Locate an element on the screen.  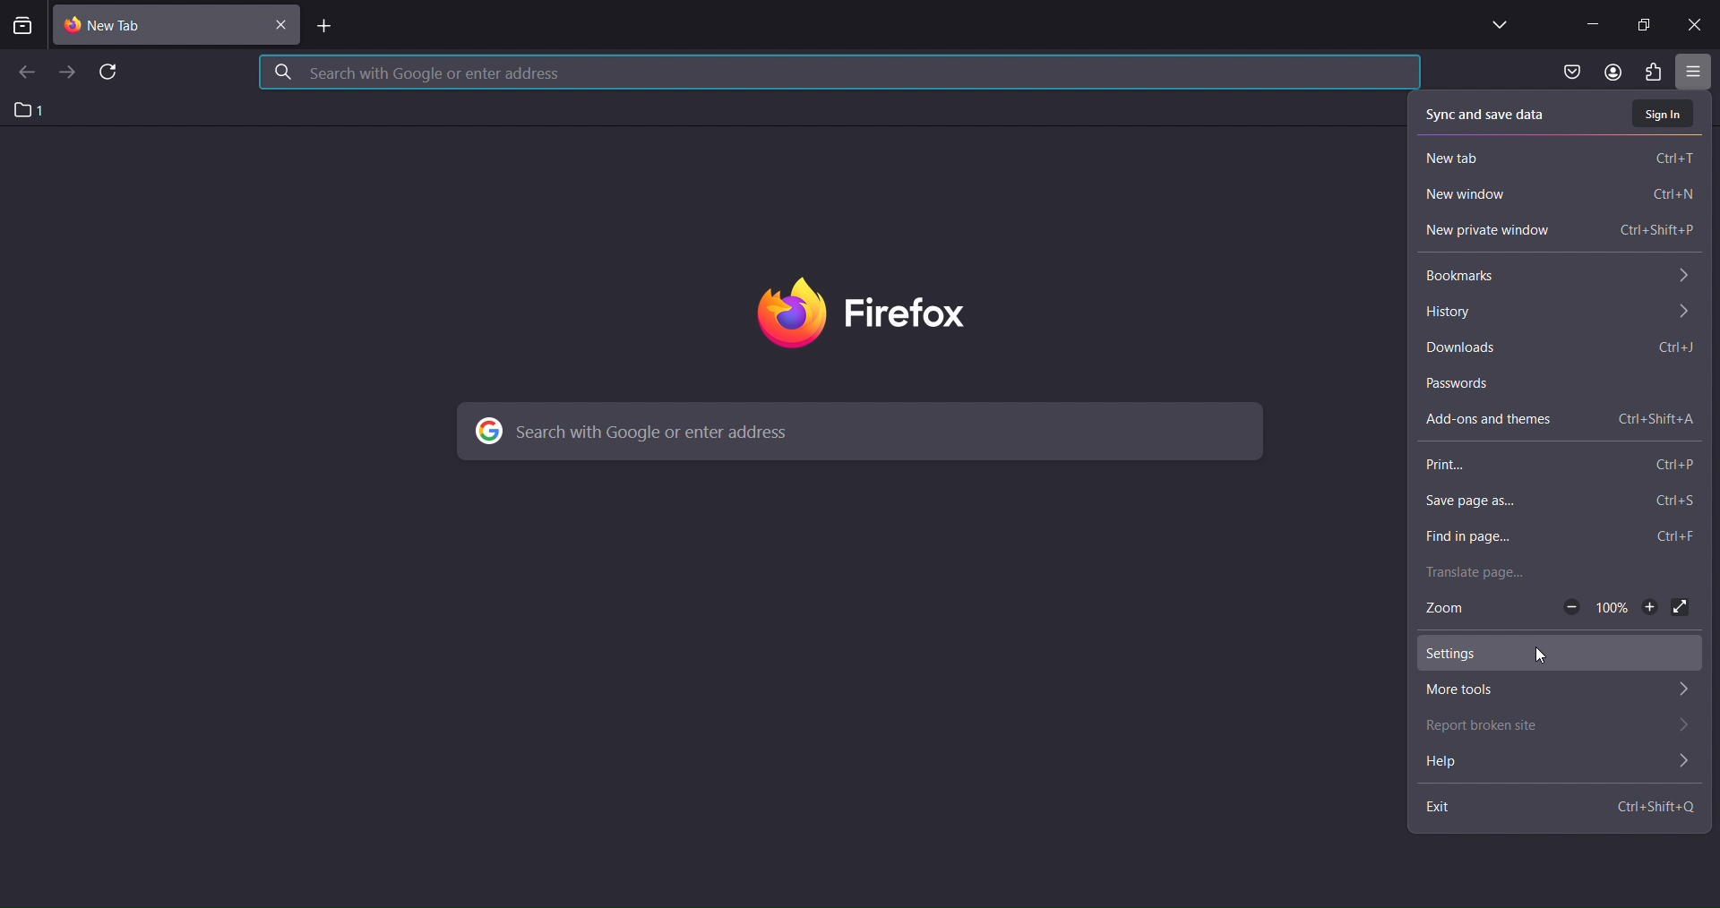
account is located at coordinates (1614, 72).